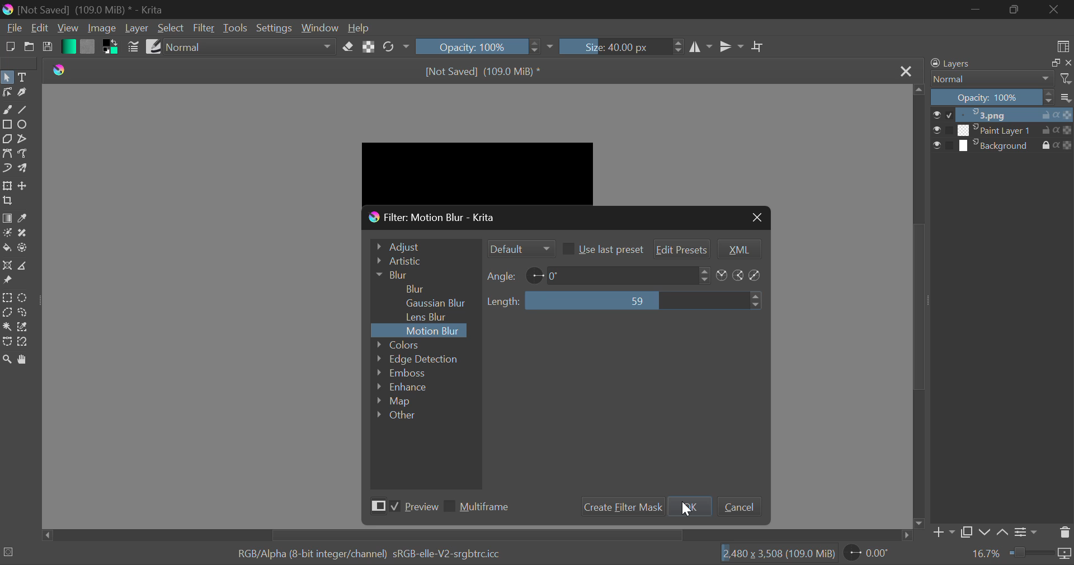  What do you see at coordinates (613, 47) in the screenshot?
I see `Size: 40.00 px` at bounding box center [613, 47].